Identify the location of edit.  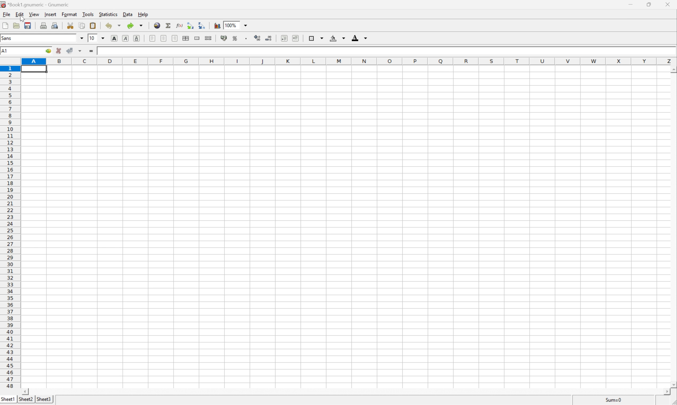
(19, 14).